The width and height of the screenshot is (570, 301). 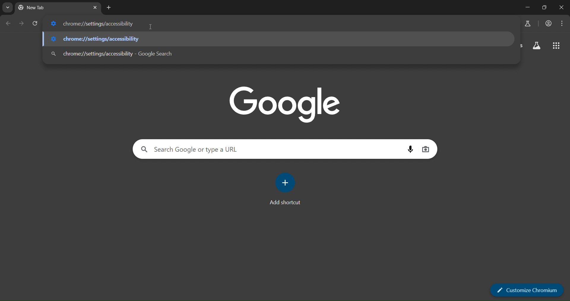 I want to click on chrome://settings/accessibility, so click(x=278, y=52).